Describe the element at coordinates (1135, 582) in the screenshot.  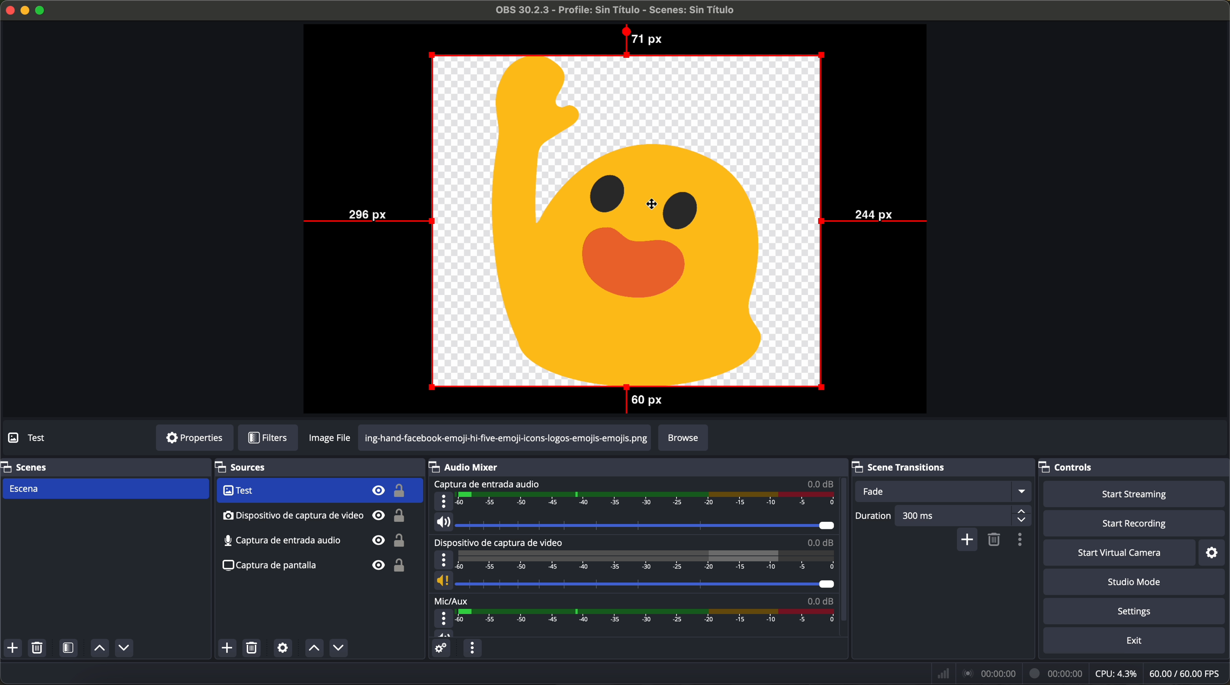
I see `studio mode` at that location.